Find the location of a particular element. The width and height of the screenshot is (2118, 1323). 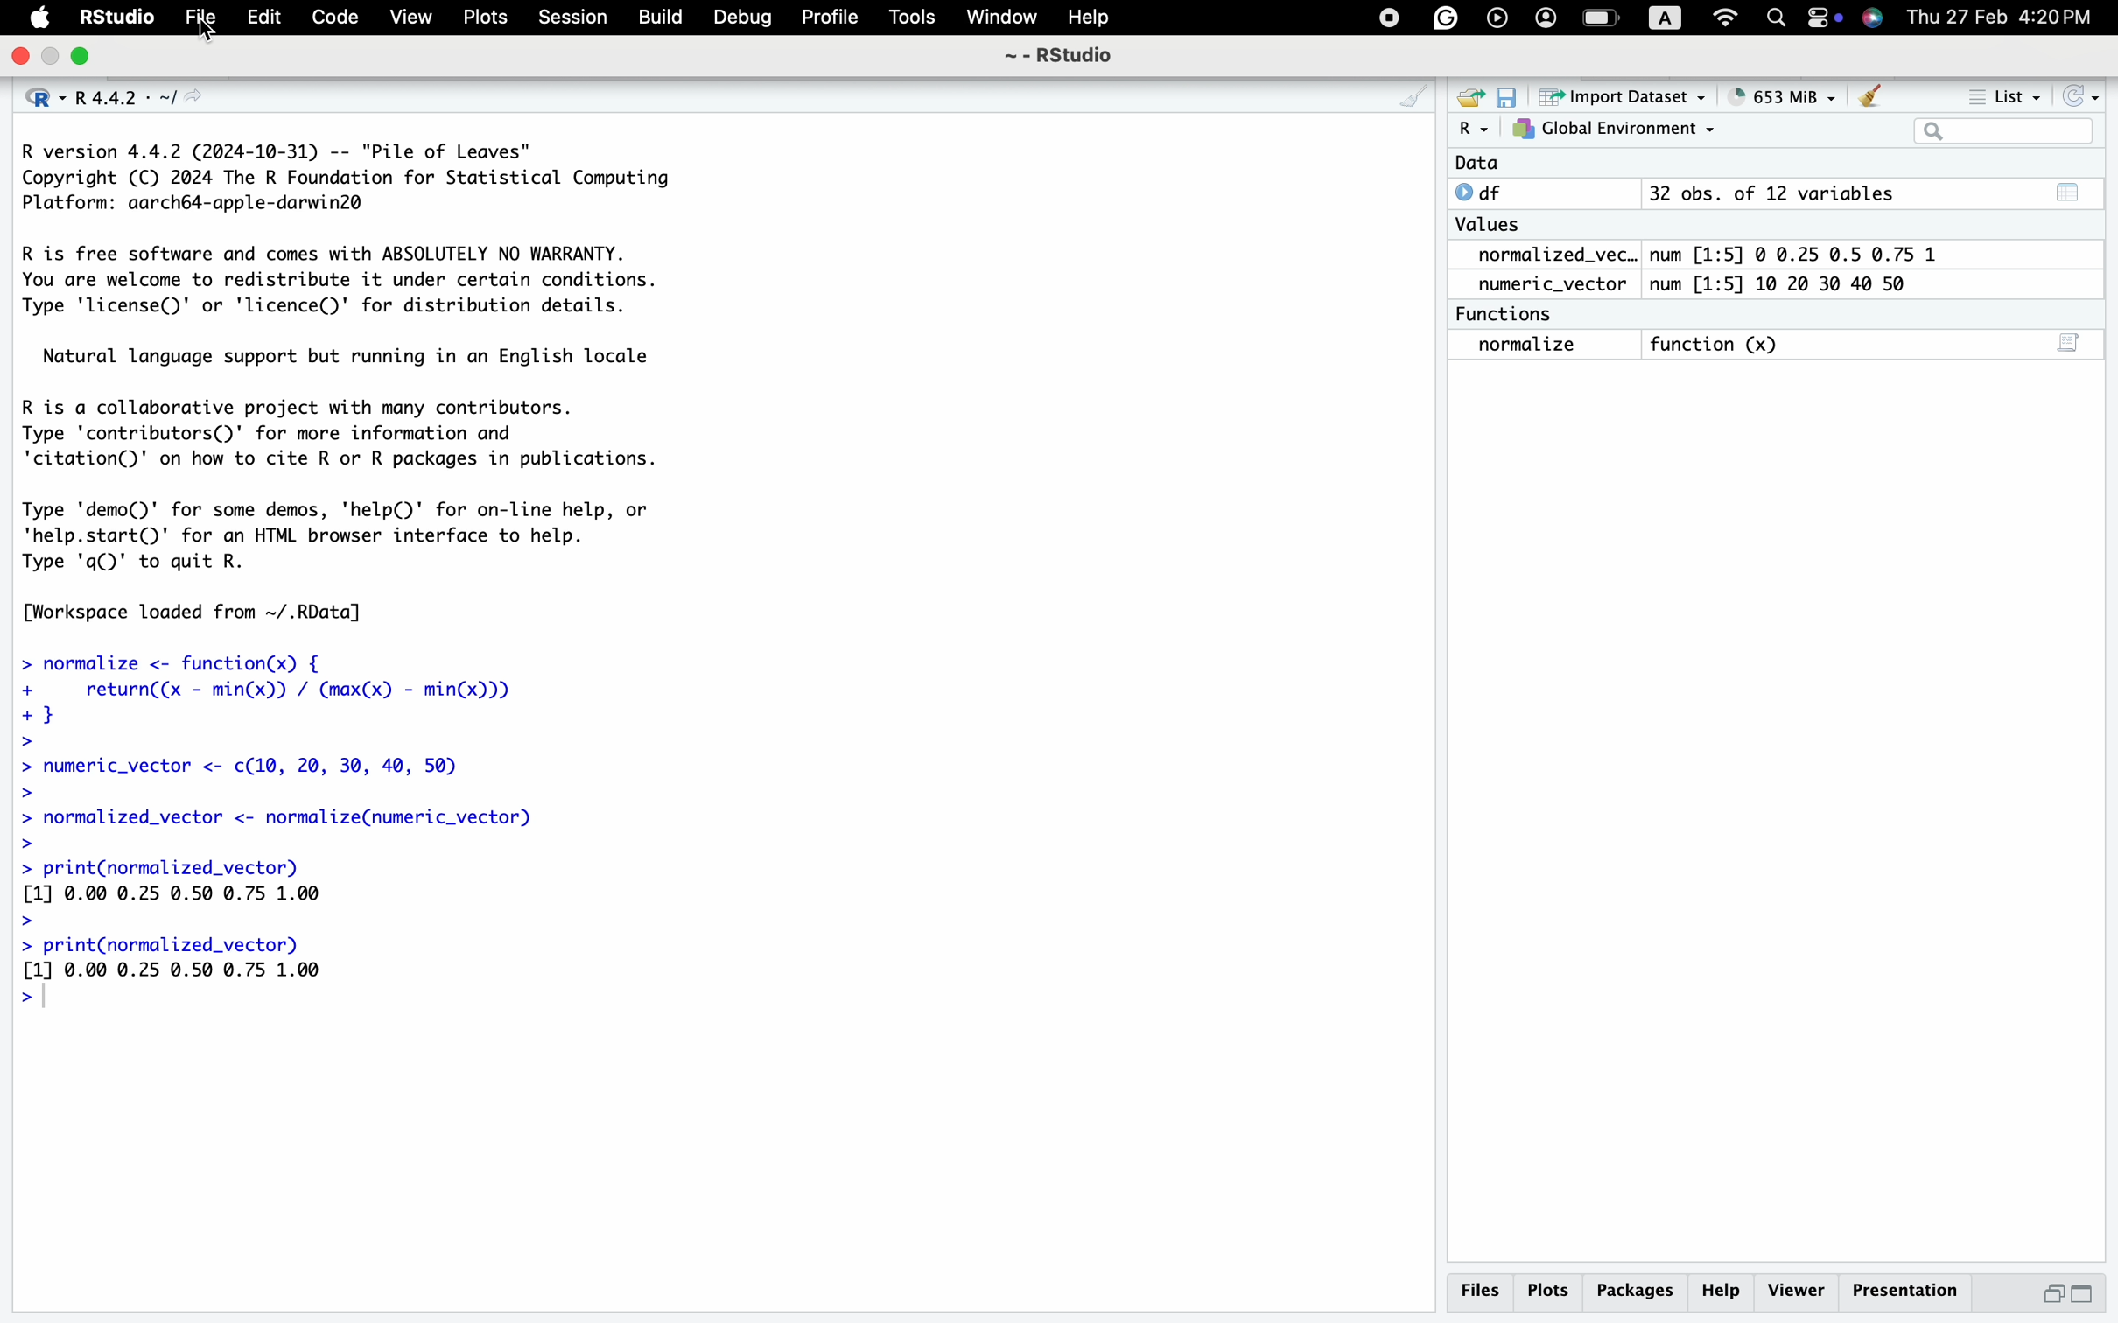

Window controls is located at coordinates (53, 58).